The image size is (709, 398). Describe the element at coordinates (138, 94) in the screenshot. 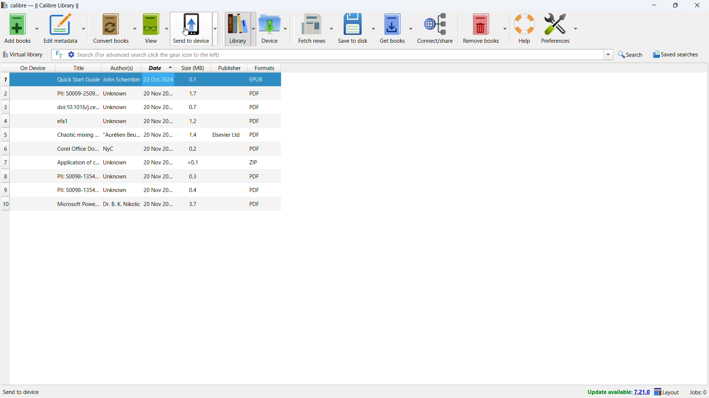

I see `one book entry` at that location.